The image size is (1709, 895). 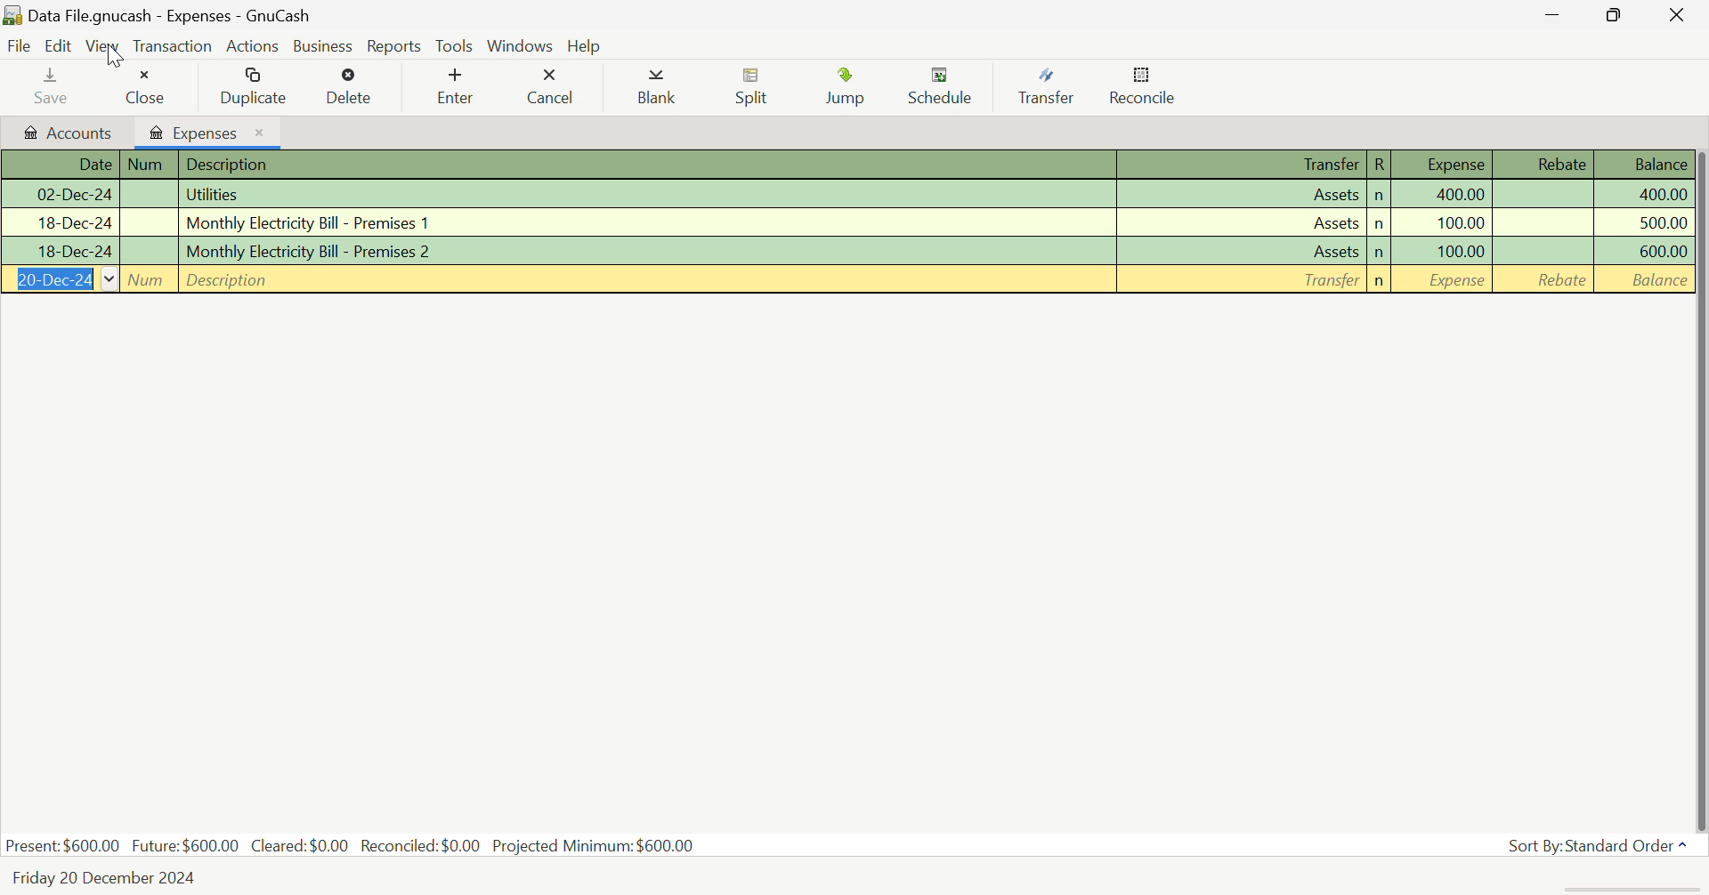 What do you see at coordinates (647, 279) in the screenshot?
I see `Description` at bounding box center [647, 279].